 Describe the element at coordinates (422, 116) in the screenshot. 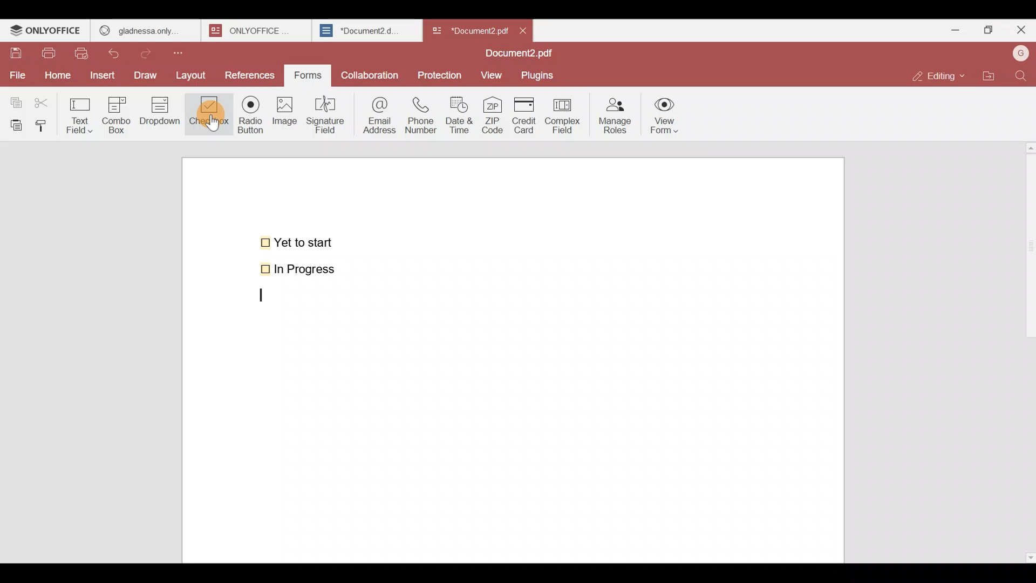

I see `Phone number` at that location.